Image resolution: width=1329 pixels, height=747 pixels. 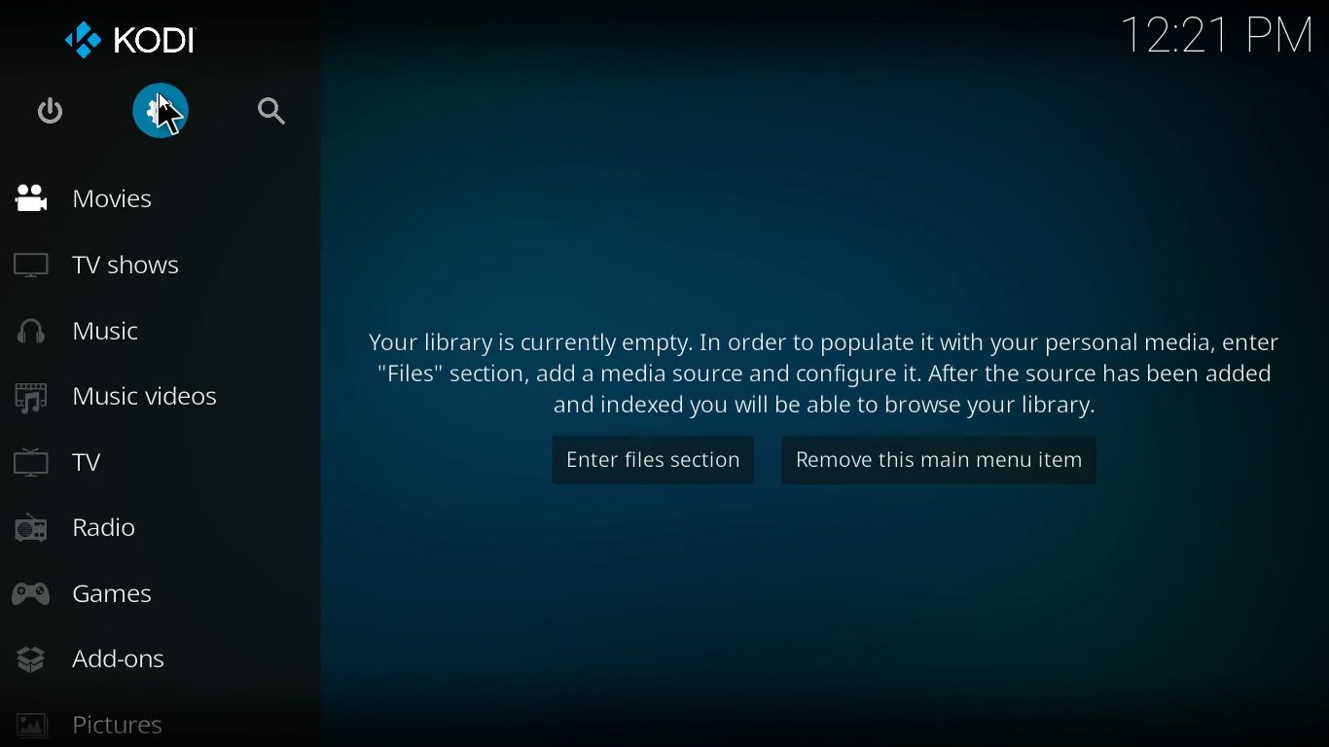 I want to click on settings, so click(x=158, y=115).